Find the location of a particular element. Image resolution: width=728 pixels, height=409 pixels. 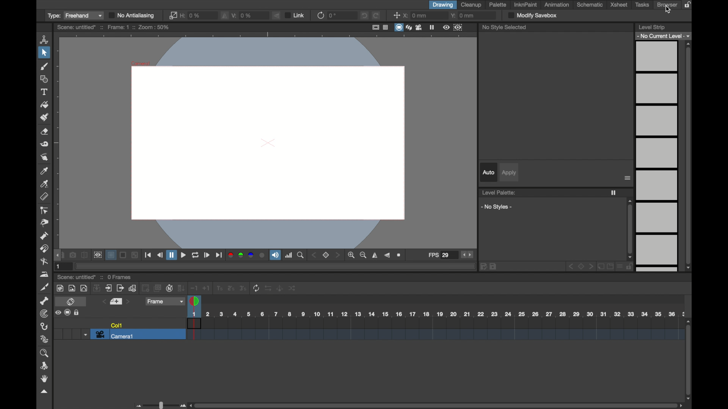

drag handle is located at coordinates (44, 392).